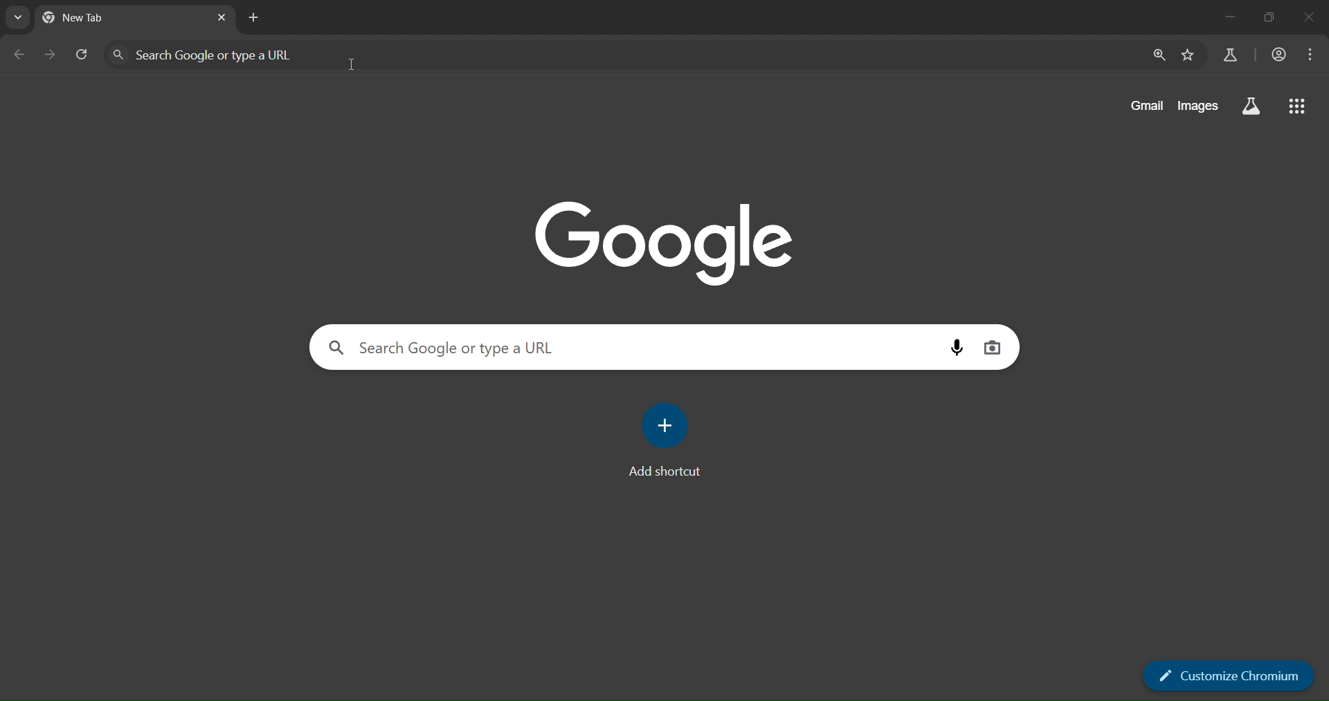  Describe the element at coordinates (626, 54) in the screenshot. I see `search google or type a URL` at that location.